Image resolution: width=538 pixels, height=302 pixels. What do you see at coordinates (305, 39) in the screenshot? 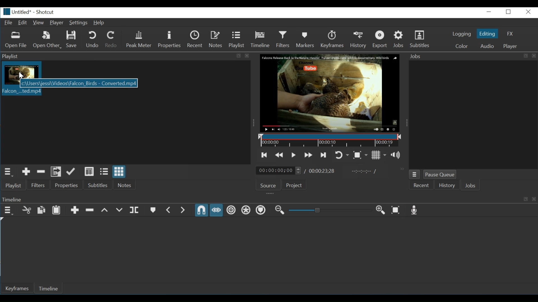
I see `Markers` at bounding box center [305, 39].